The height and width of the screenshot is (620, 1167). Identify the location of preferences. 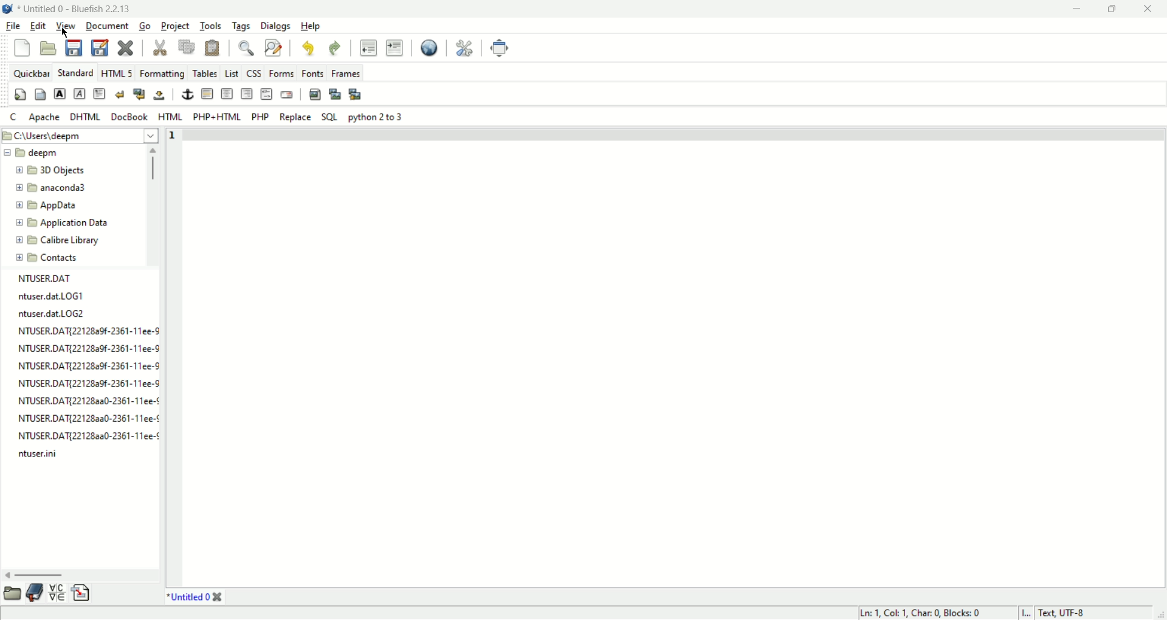
(464, 49).